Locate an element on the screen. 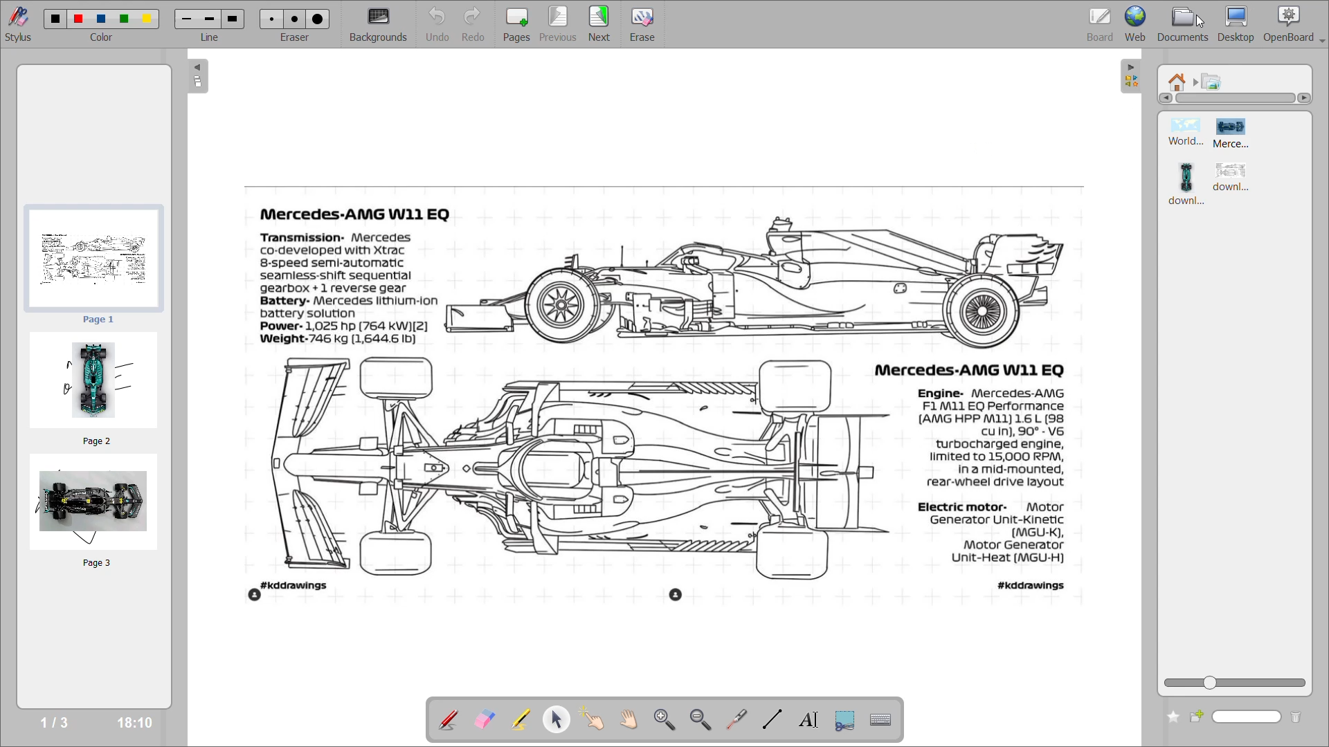 Image resolution: width=1329 pixels, height=747 pixels. mercedes image is located at coordinates (568, 467).